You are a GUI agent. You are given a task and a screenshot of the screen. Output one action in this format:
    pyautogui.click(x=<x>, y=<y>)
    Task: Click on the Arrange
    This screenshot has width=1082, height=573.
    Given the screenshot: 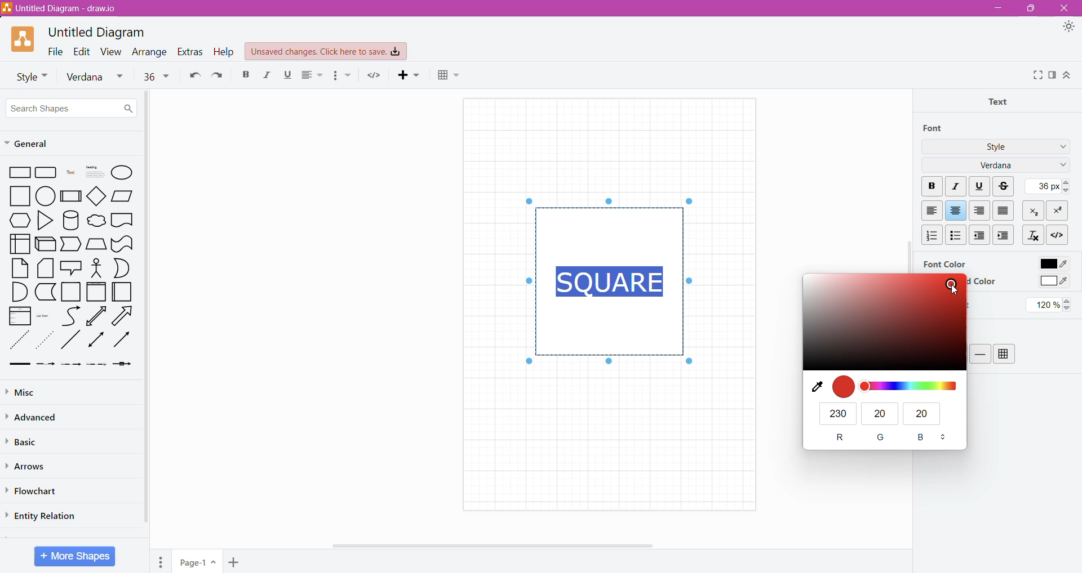 What is the action you would take?
    pyautogui.click(x=150, y=52)
    